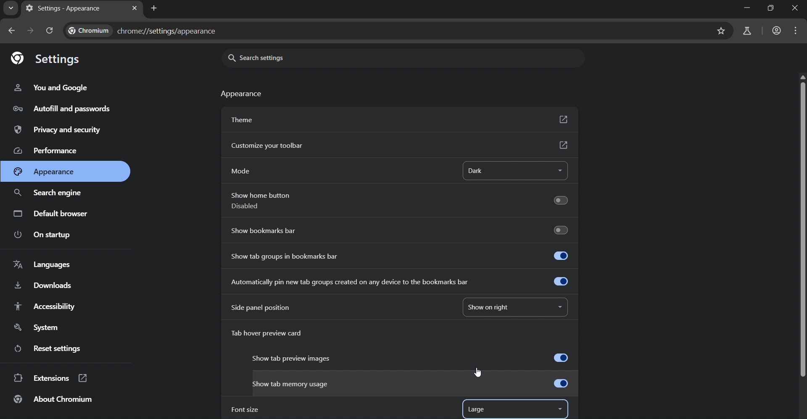 This screenshot has height=419, width=807. I want to click on reset settings, so click(47, 348).